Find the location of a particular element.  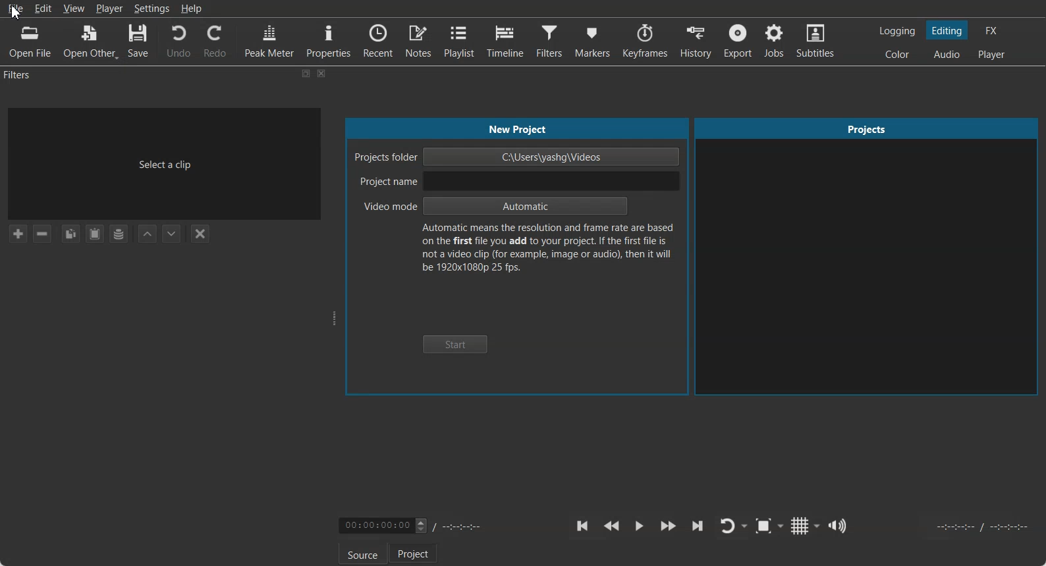

Subtitles is located at coordinates (816, 41).